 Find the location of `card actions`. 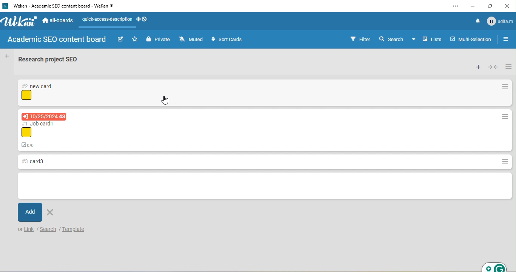

card actions is located at coordinates (502, 162).